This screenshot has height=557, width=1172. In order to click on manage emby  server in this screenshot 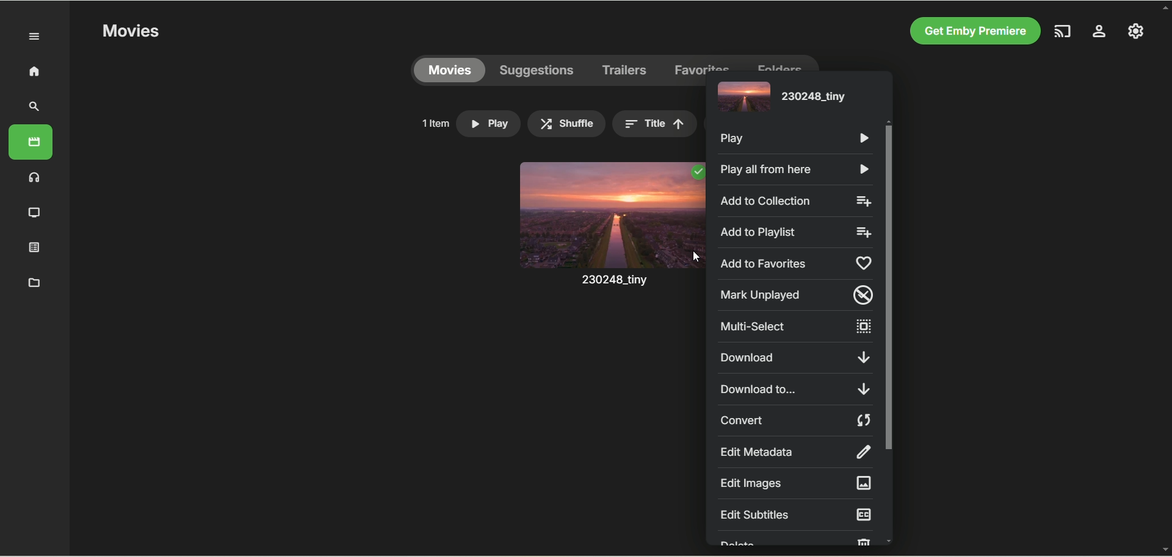, I will do `click(1136, 30)`.